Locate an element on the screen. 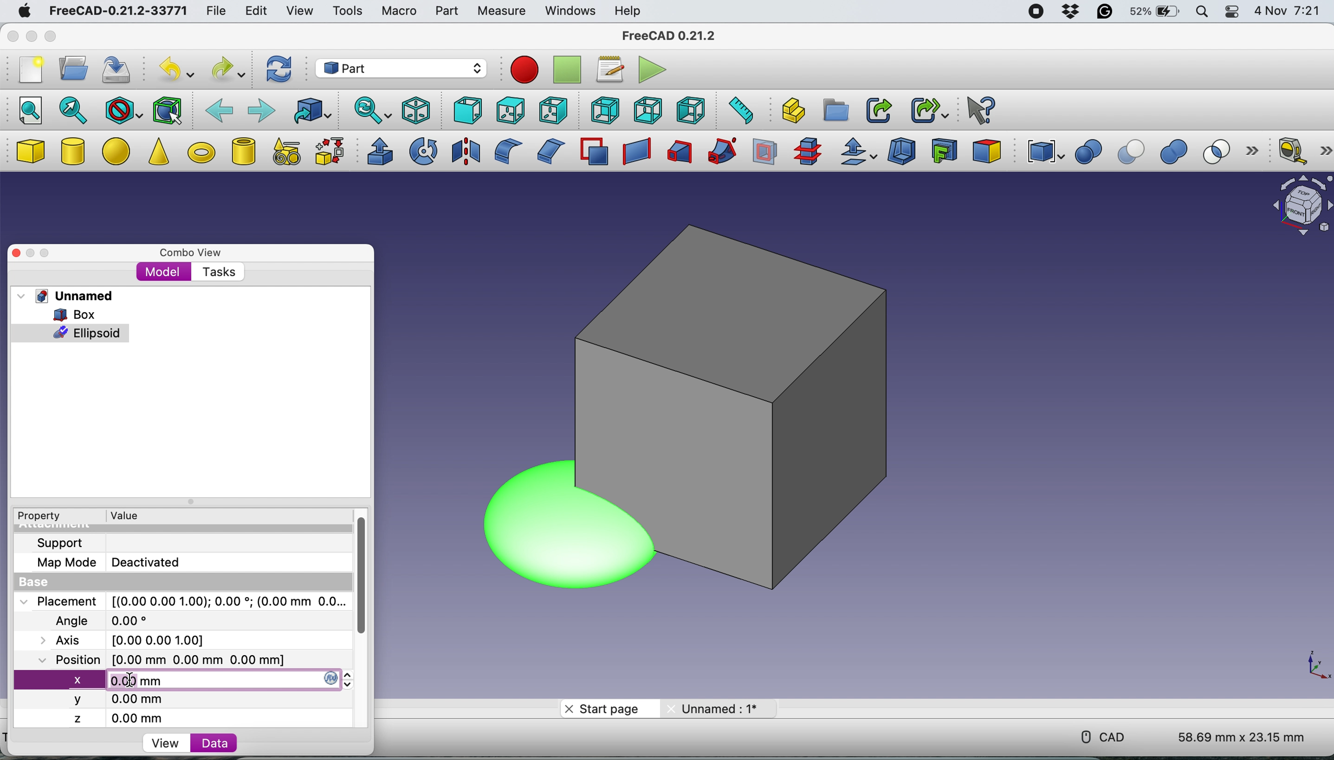  stop recording macros is located at coordinates (569, 70).